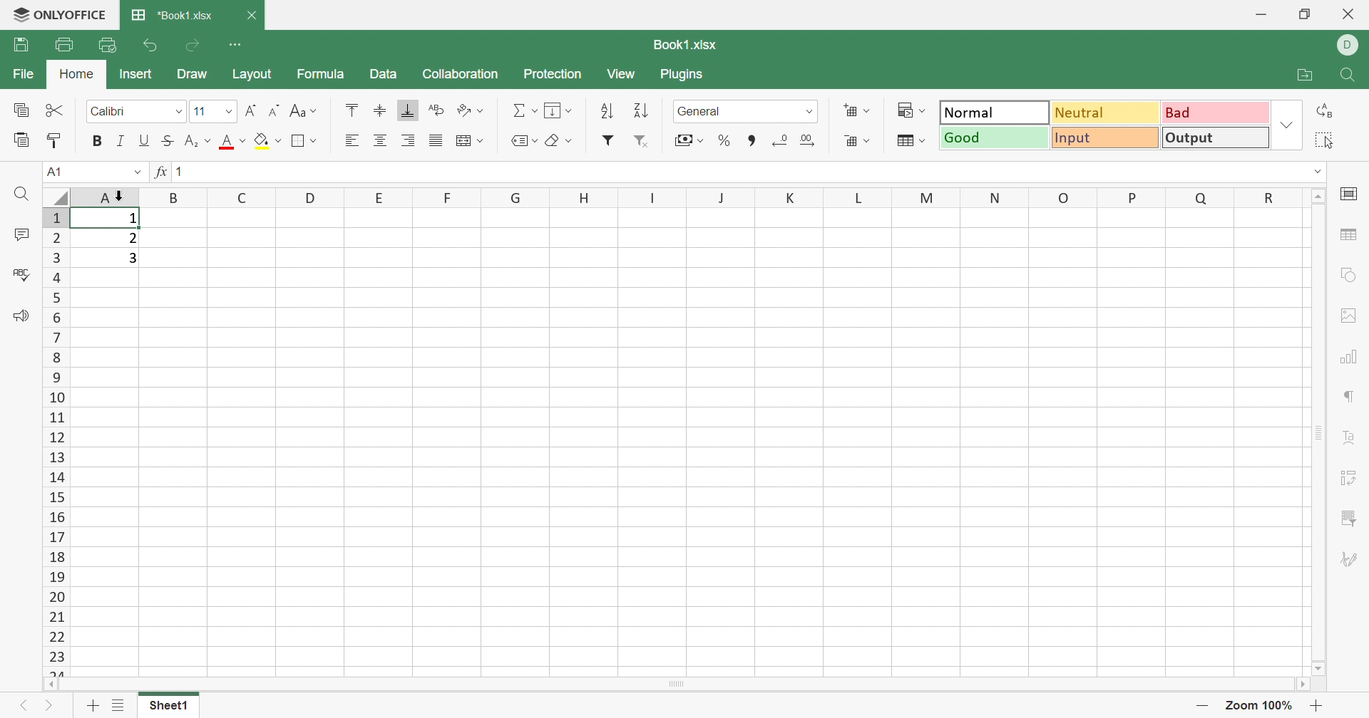  What do you see at coordinates (1350, 45) in the screenshot?
I see `DELL` at bounding box center [1350, 45].